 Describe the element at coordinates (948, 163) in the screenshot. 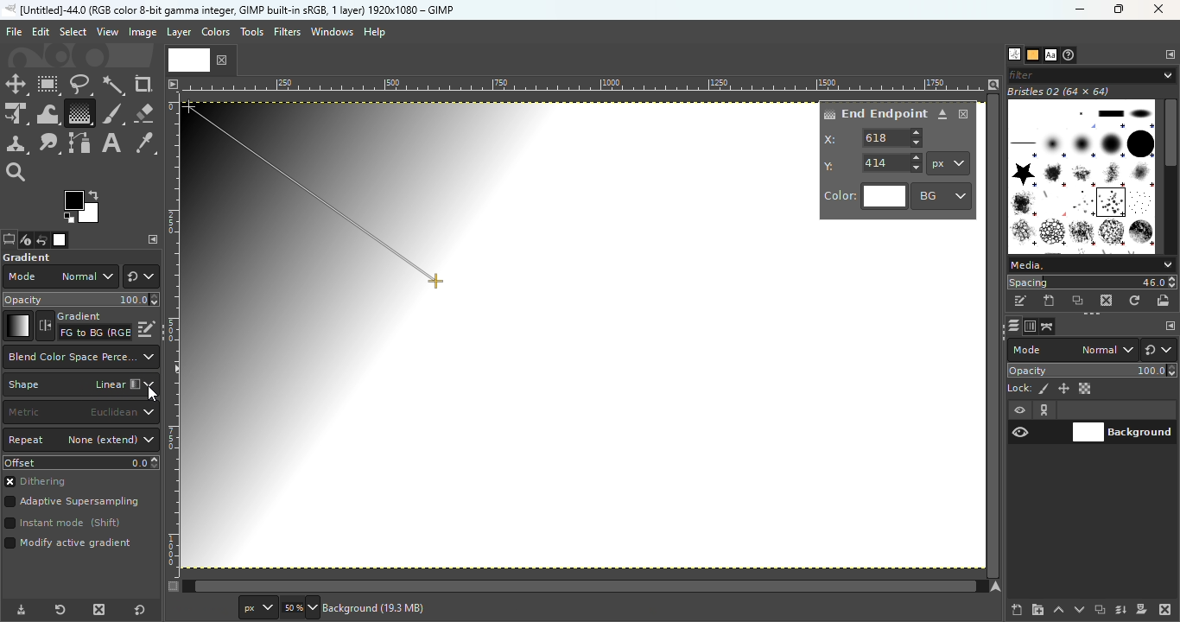

I see `Ruler measurement` at that location.